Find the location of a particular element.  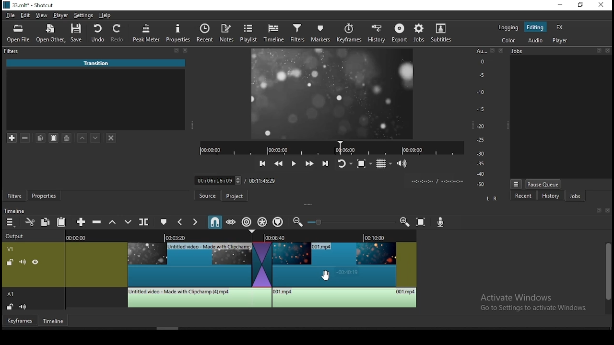

settings is located at coordinates (83, 16).